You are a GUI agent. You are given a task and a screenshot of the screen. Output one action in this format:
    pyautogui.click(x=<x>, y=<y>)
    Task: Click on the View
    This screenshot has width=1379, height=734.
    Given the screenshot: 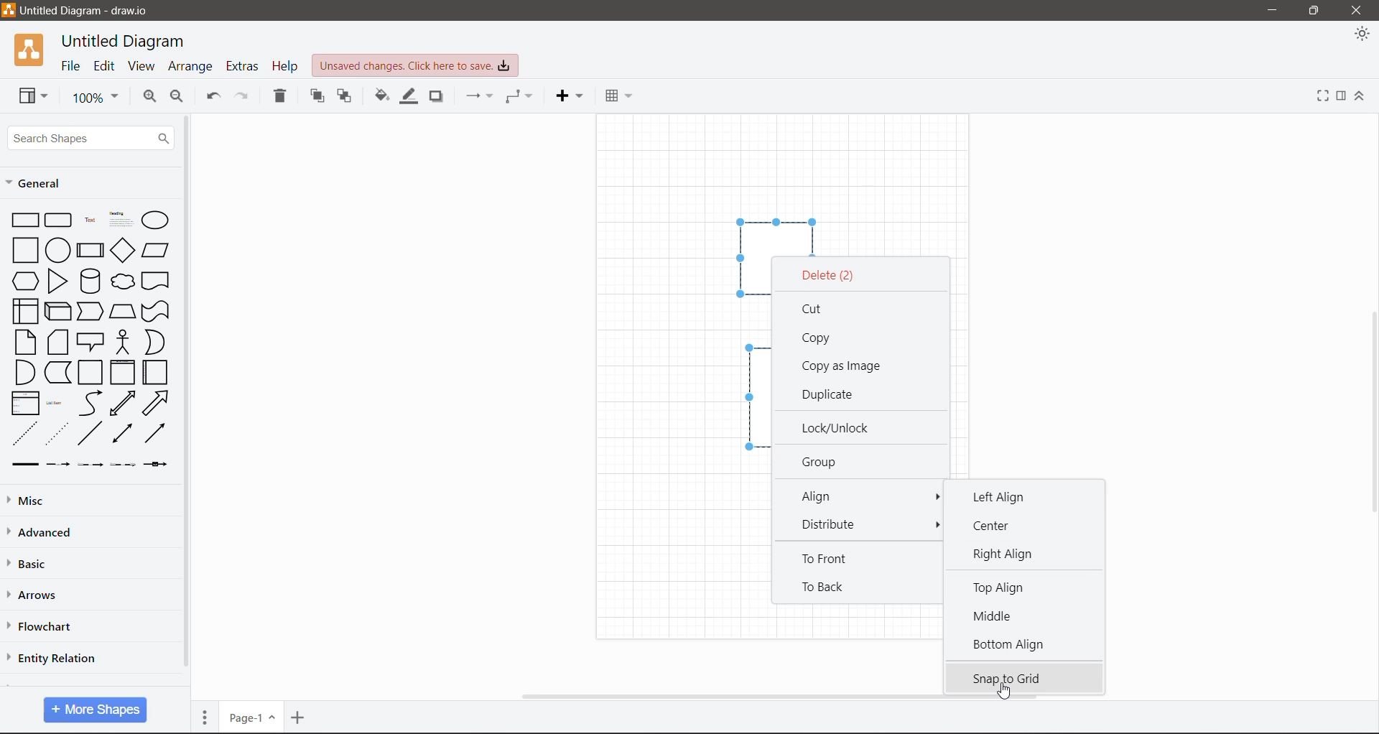 What is the action you would take?
    pyautogui.click(x=33, y=96)
    